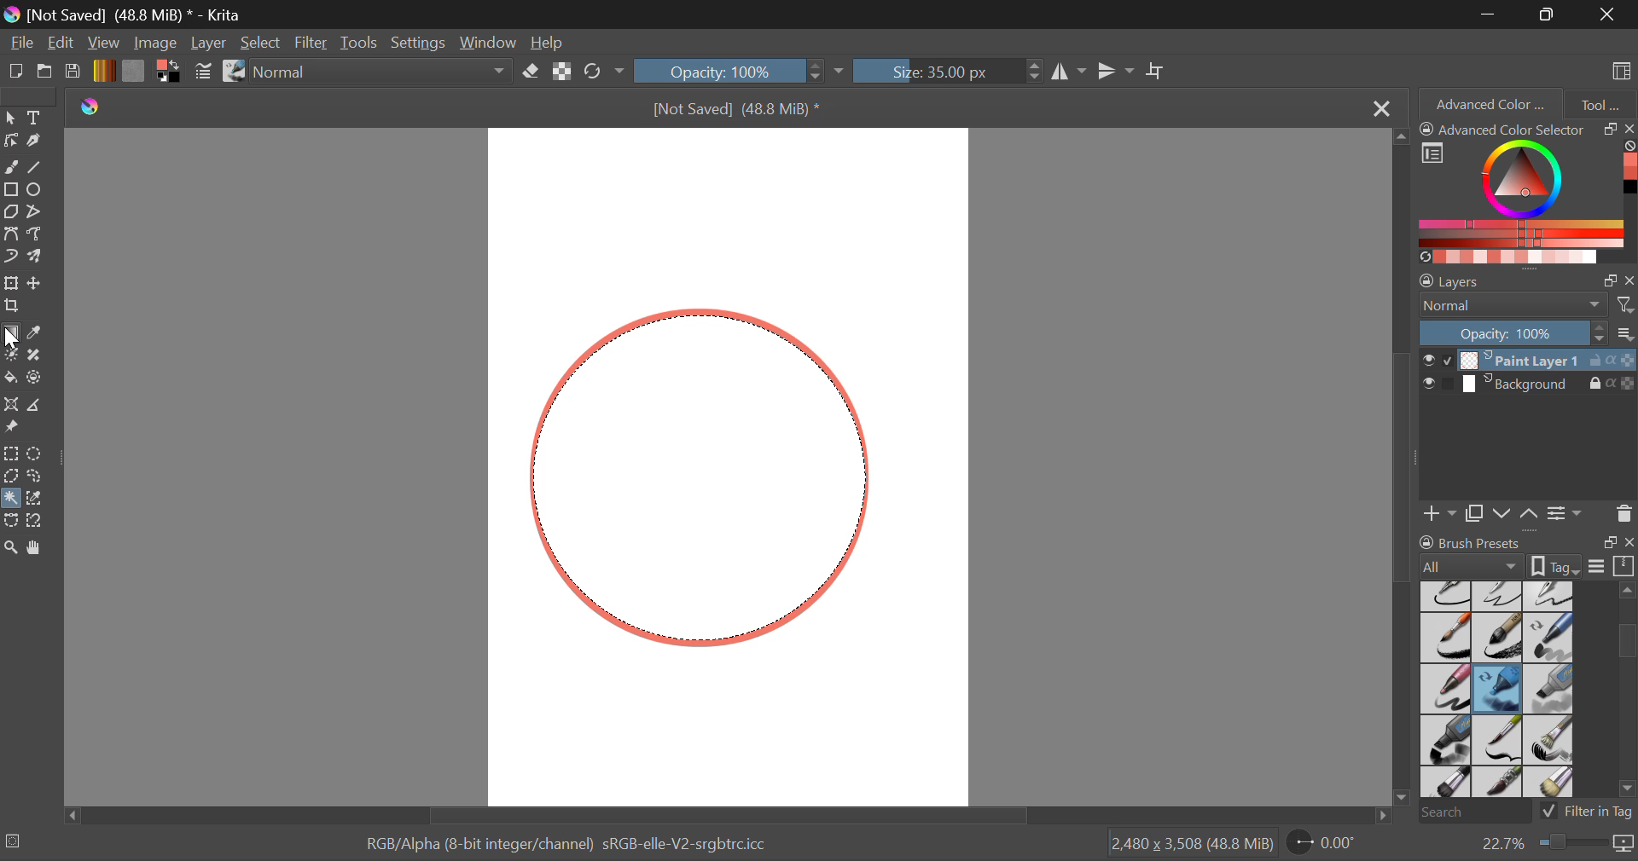 The height and width of the screenshot is (861, 1638). I want to click on Close, so click(1380, 109).